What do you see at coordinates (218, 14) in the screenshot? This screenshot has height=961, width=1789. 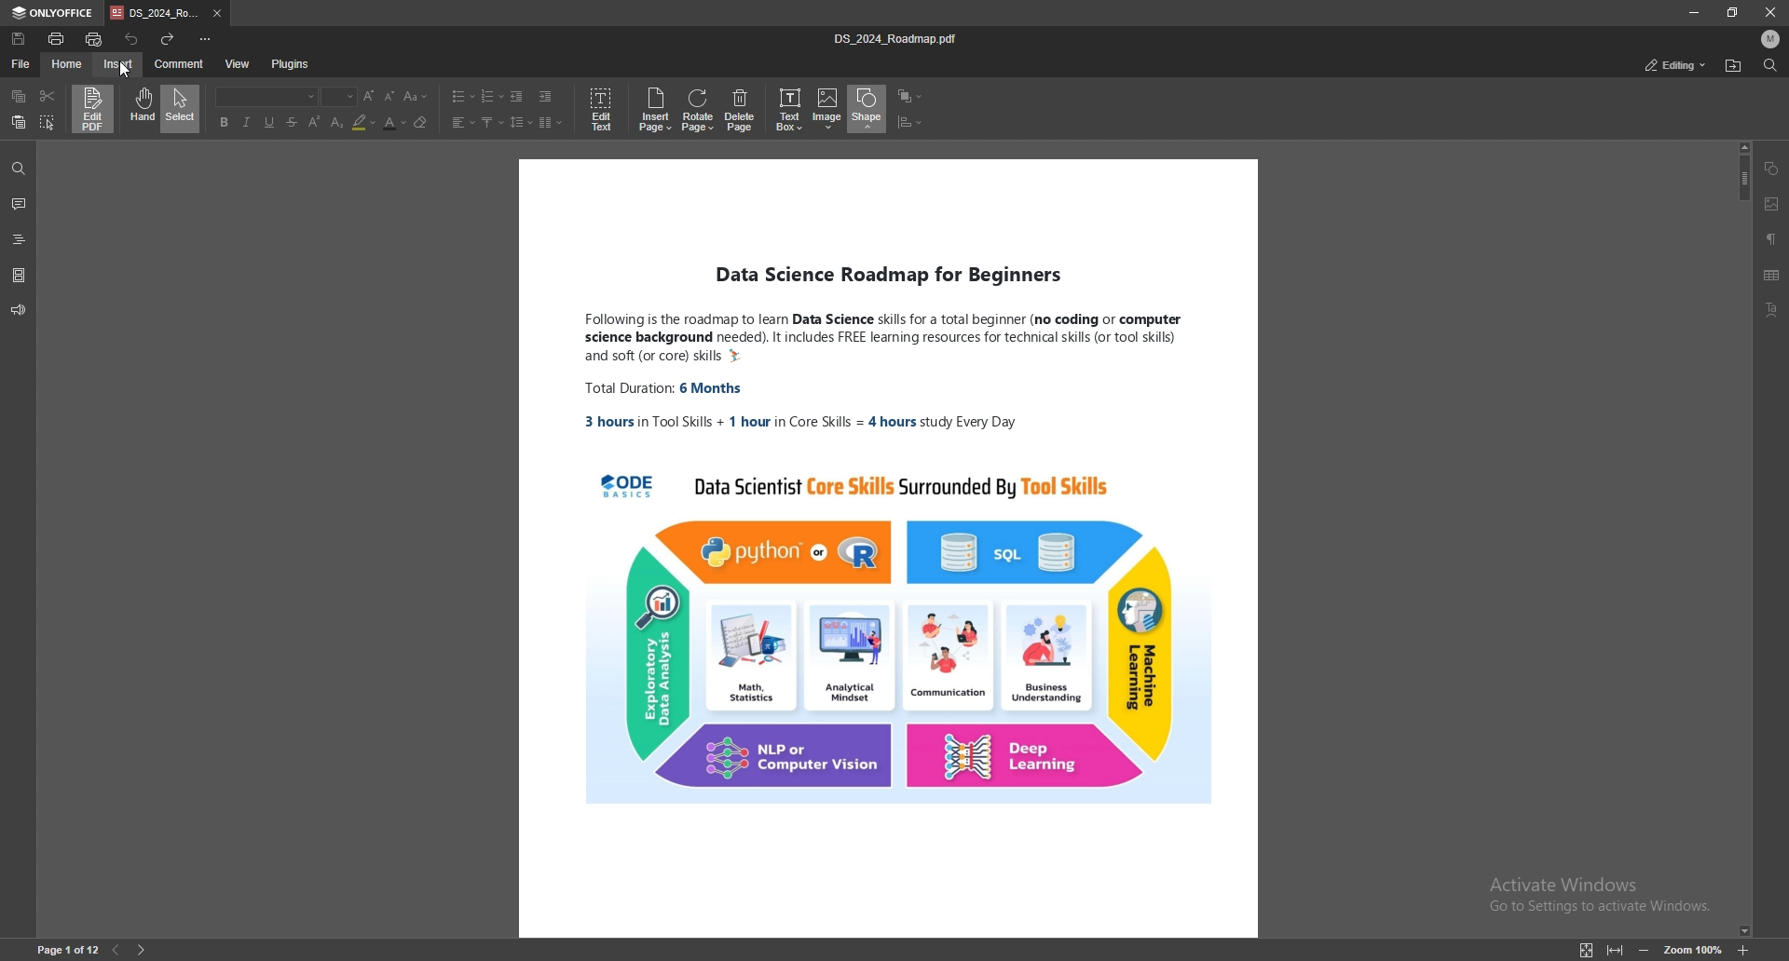 I see `close tab` at bounding box center [218, 14].